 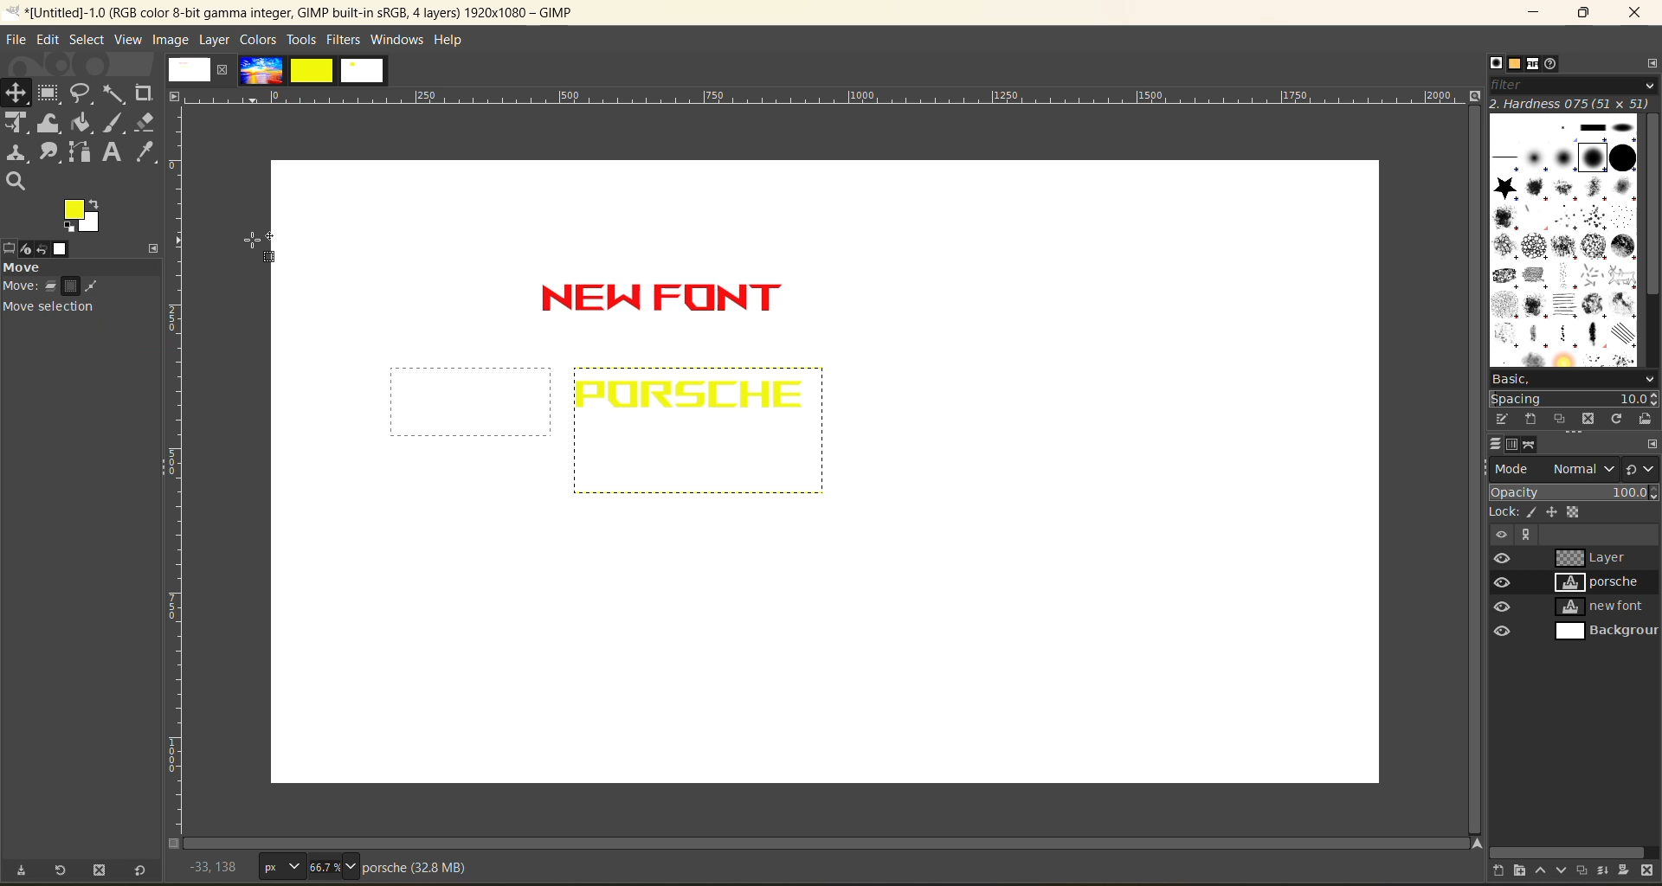 What do you see at coordinates (1498, 535) in the screenshot?
I see `` at bounding box center [1498, 535].